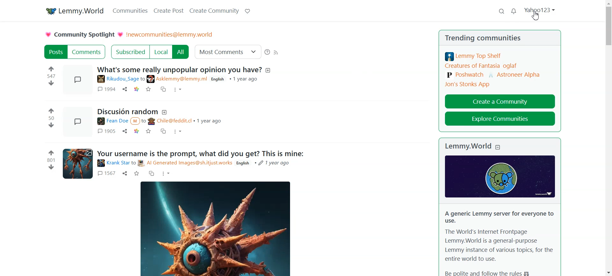 The image size is (612, 276). I want to click on Lemmy.World, so click(468, 146).